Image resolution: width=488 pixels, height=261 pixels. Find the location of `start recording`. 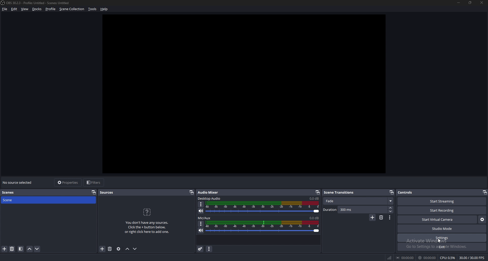

start recording is located at coordinates (442, 210).